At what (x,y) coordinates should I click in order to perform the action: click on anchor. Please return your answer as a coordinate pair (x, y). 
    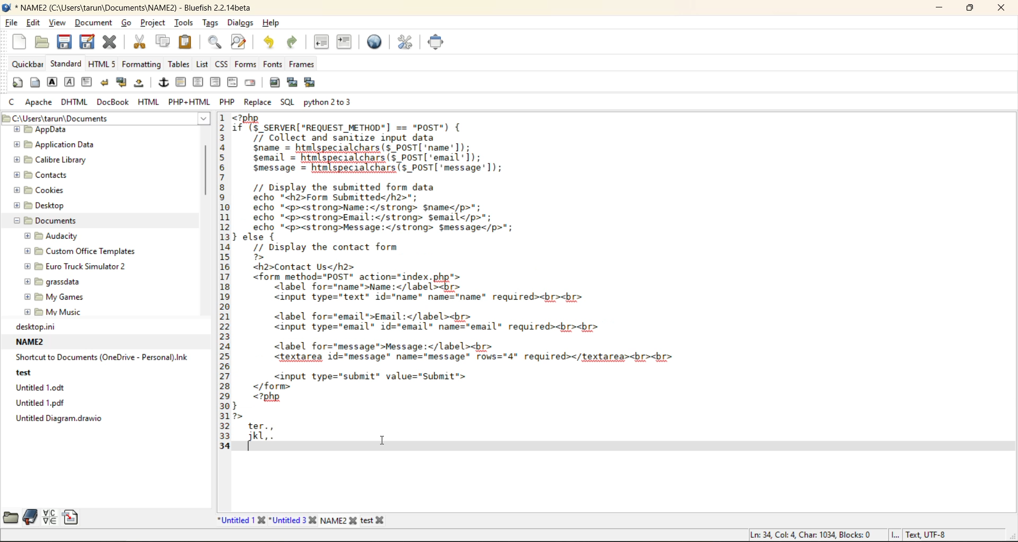
    Looking at the image, I should click on (165, 84).